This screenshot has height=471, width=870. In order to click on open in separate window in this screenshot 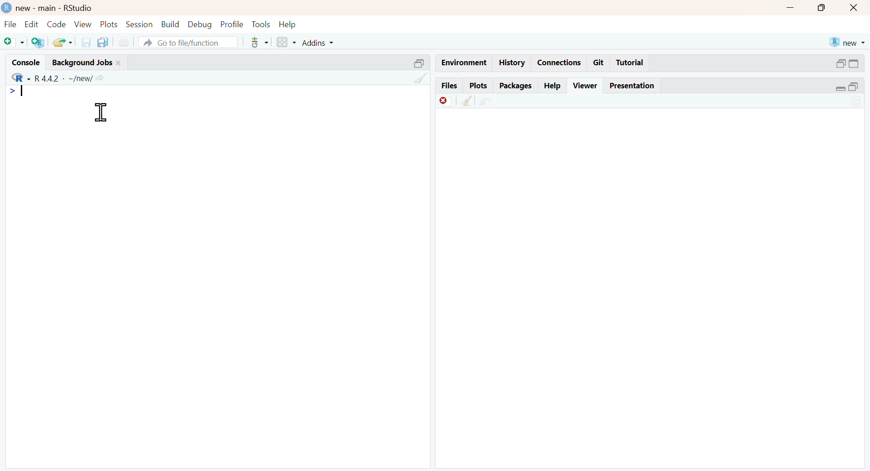, I will do `click(854, 87)`.